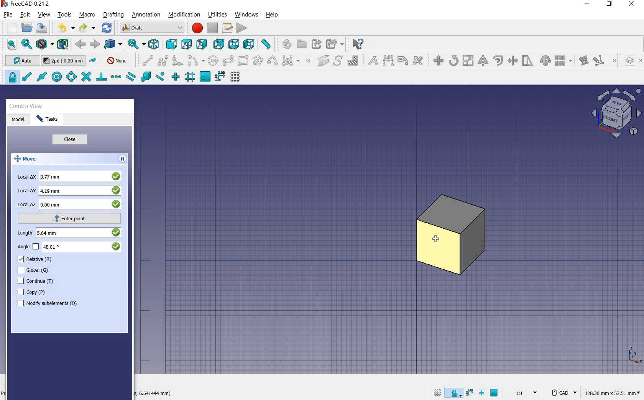 The image size is (644, 400). Describe the element at coordinates (599, 61) in the screenshot. I see `subelement highlight` at that location.